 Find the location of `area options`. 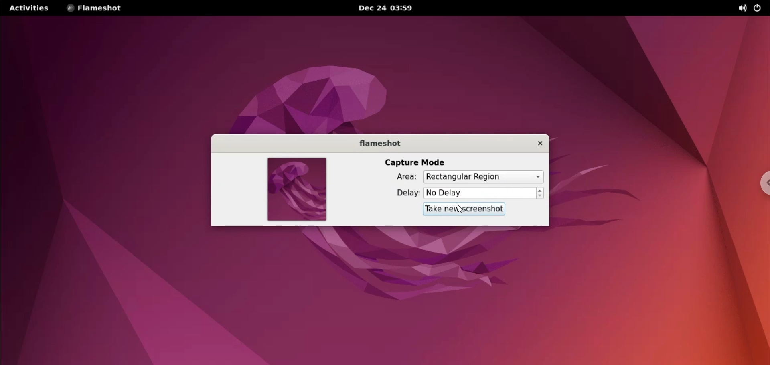

area options is located at coordinates (484, 176).